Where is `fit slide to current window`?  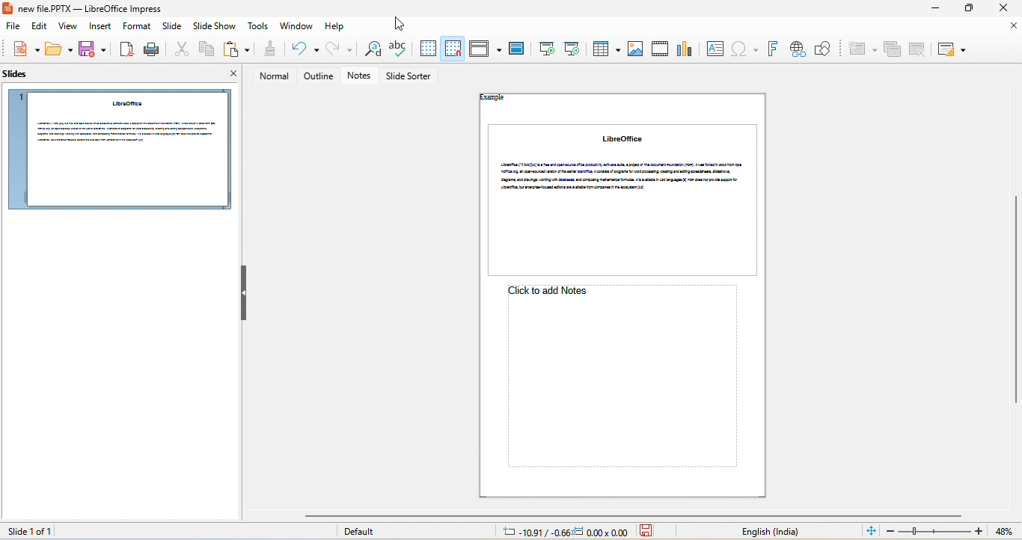 fit slide to current window is located at coordinates (871, 530).